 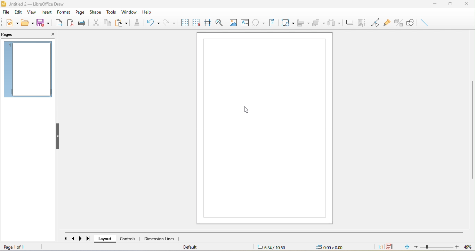 What do you see at coordinates (45, 23) in the screenshot?
I see `save` at bounding box center [45, 23].